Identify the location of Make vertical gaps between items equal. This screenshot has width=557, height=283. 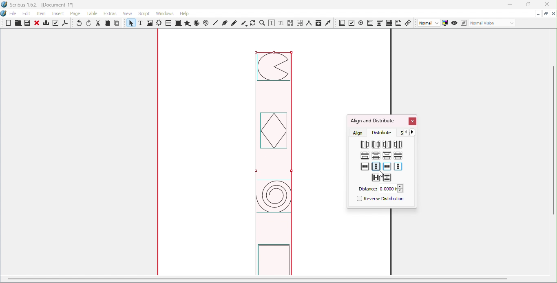
(398, 155).